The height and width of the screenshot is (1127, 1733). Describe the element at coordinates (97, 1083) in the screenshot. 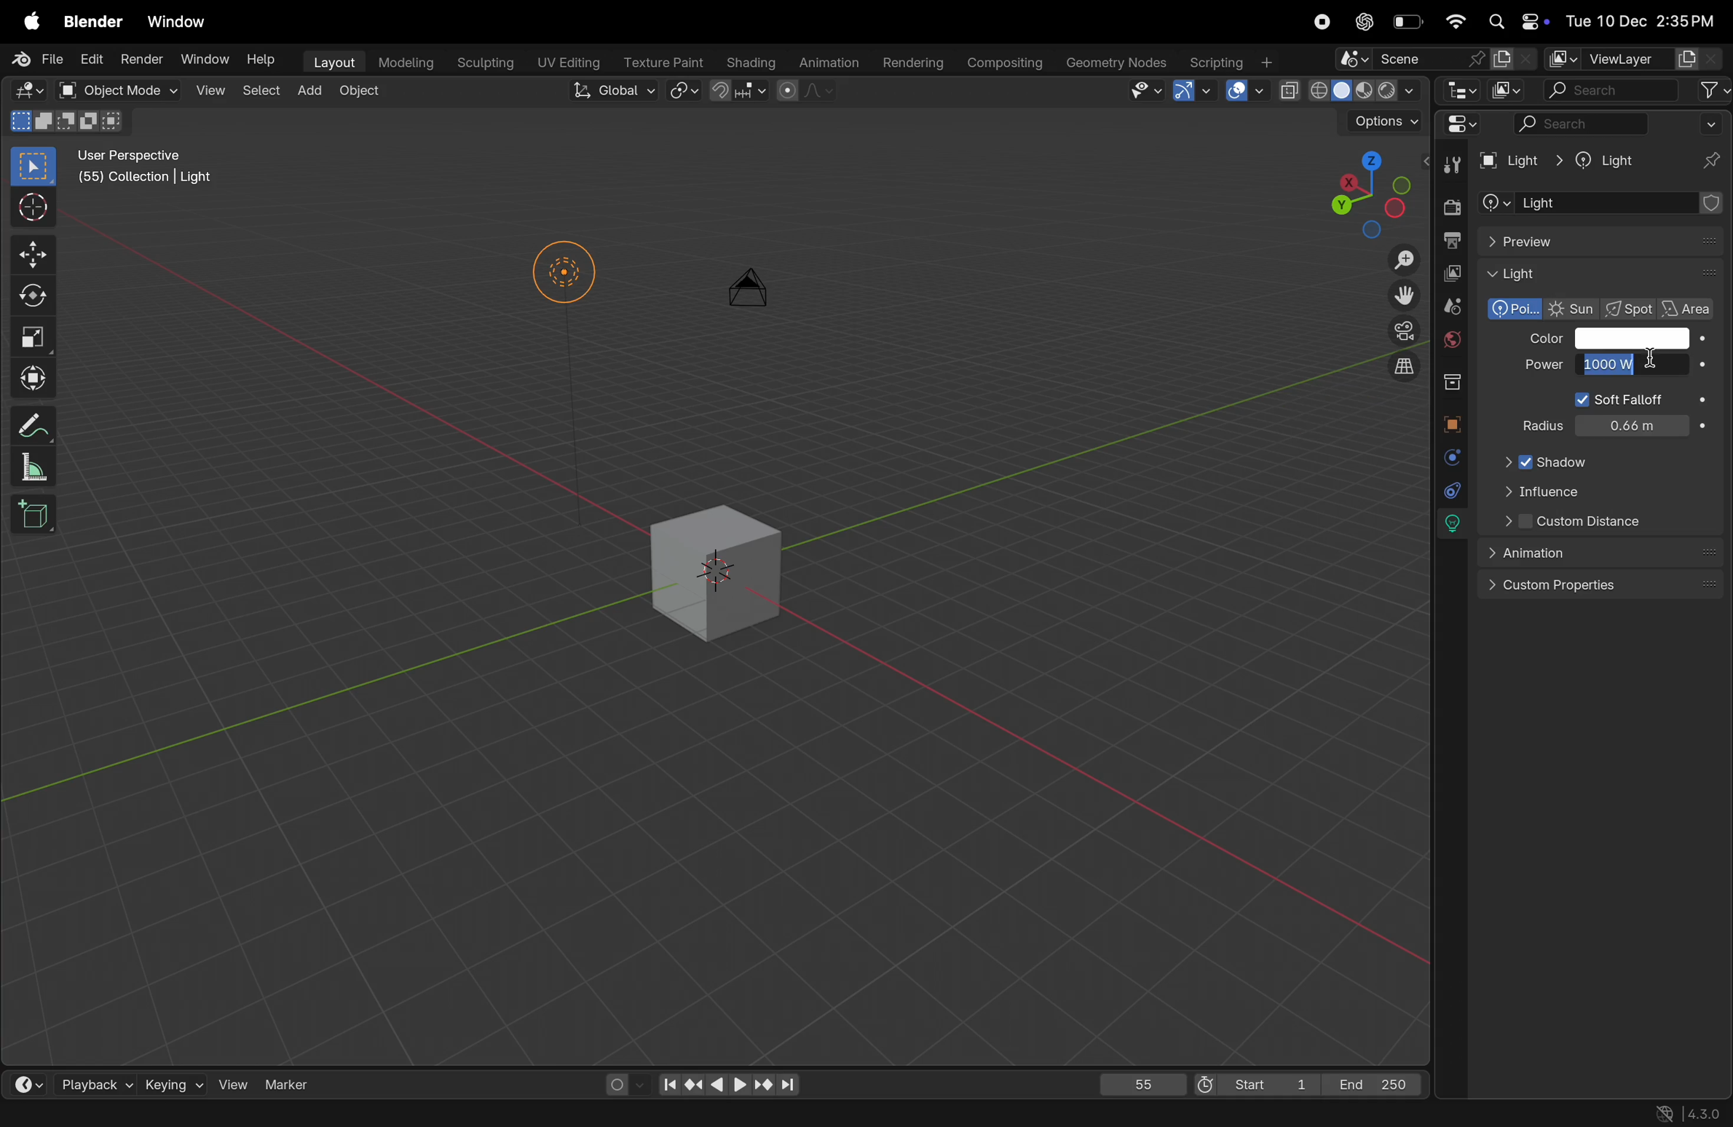

I see `playback` at that location.